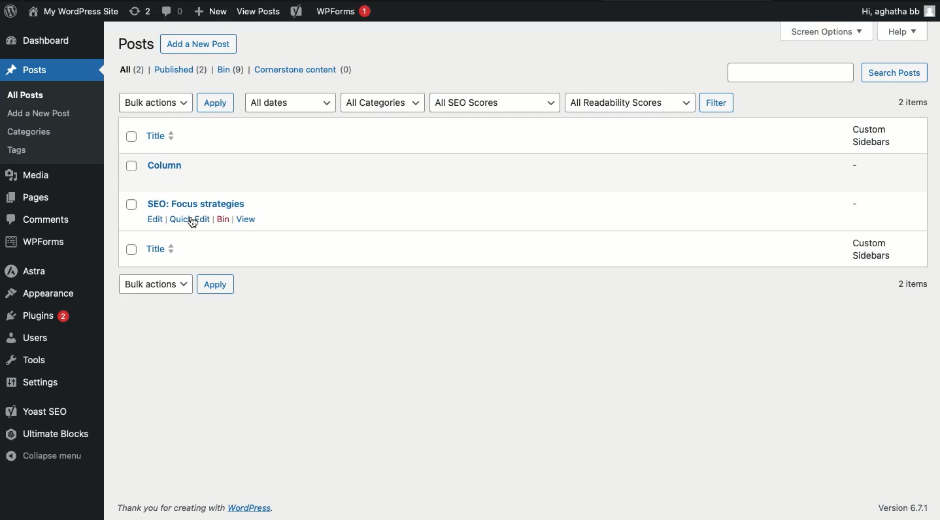 This screenshot has height=520, width=940. What do you see at coordinates (913, 285) in the screenshot?
I see `2 items` at bounding box center [913, 285].